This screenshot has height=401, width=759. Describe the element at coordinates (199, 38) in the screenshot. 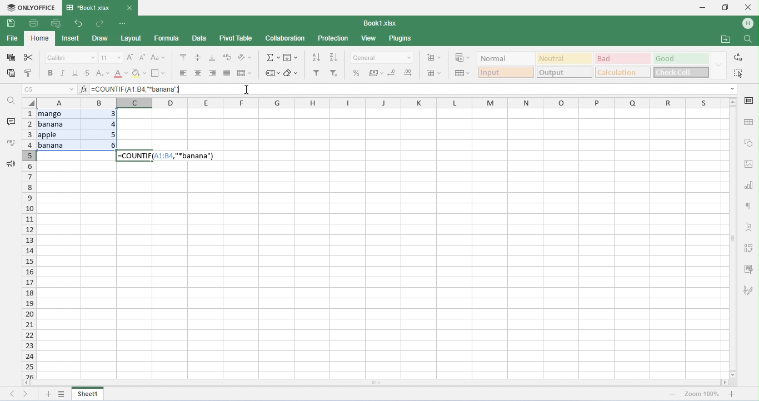

I see `data` at that location.